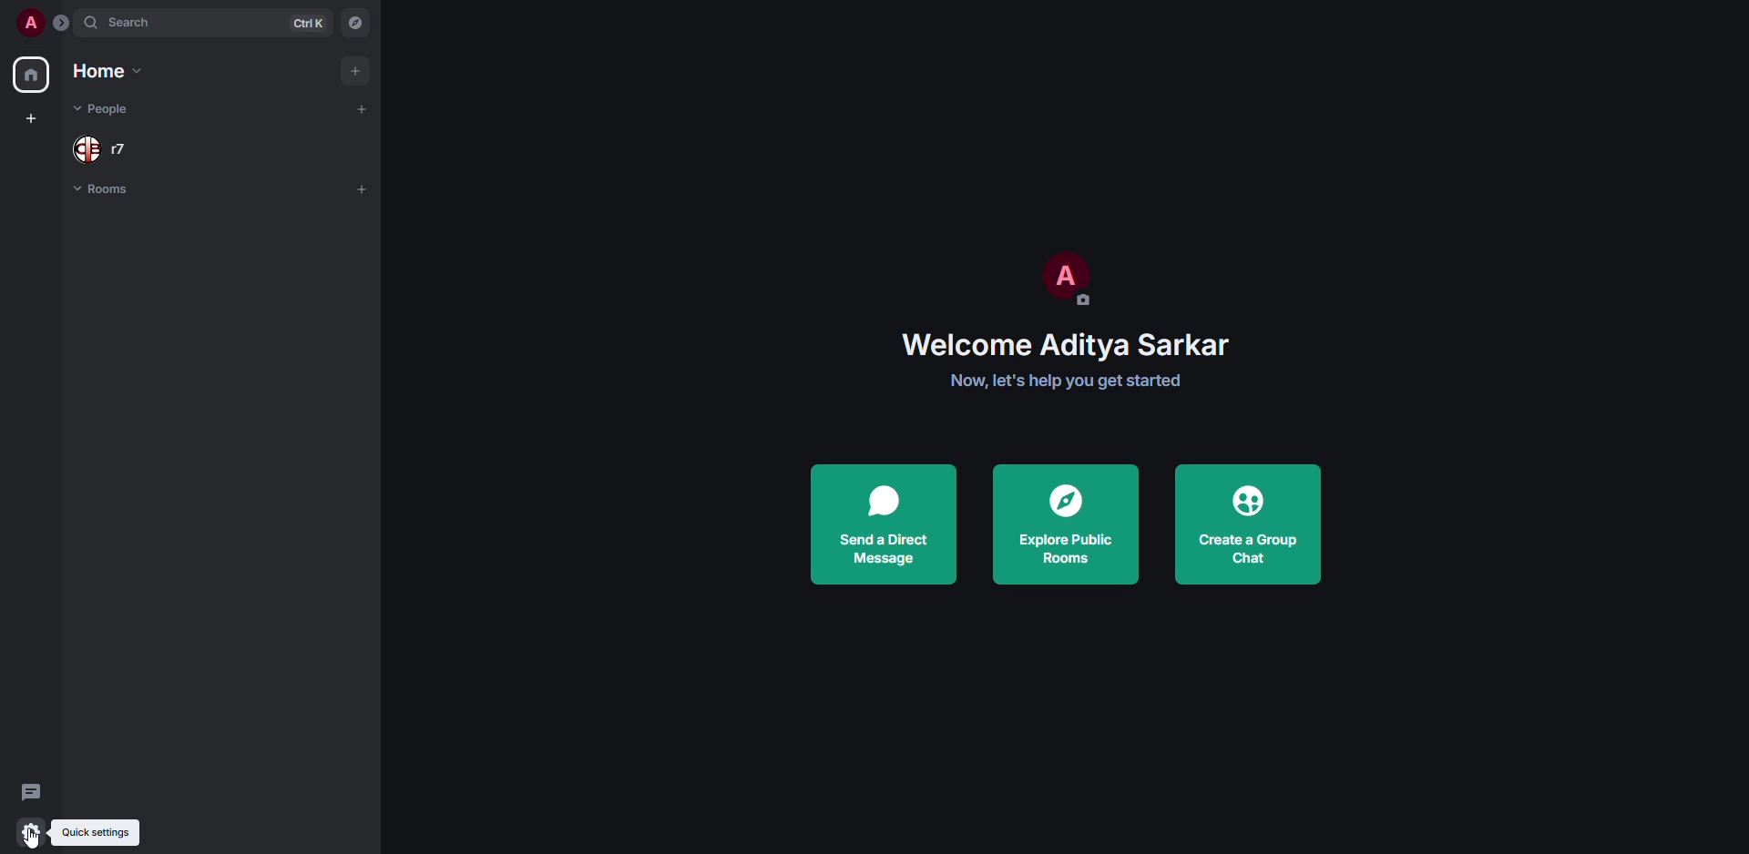 The image size is (1749, 854). What do you see at coordinates (102, 148) in the screenshot?
I see `people` at bounding box center [102, 148].